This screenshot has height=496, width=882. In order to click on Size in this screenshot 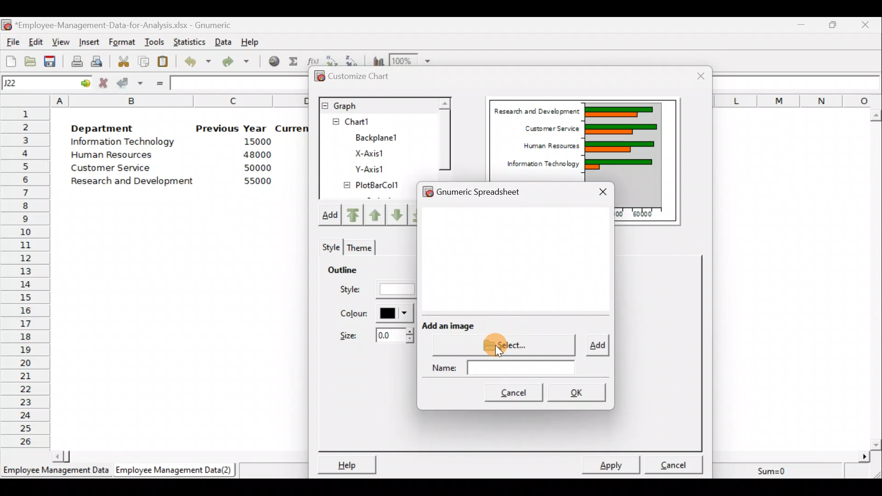, I will do `click(372, 338)`.